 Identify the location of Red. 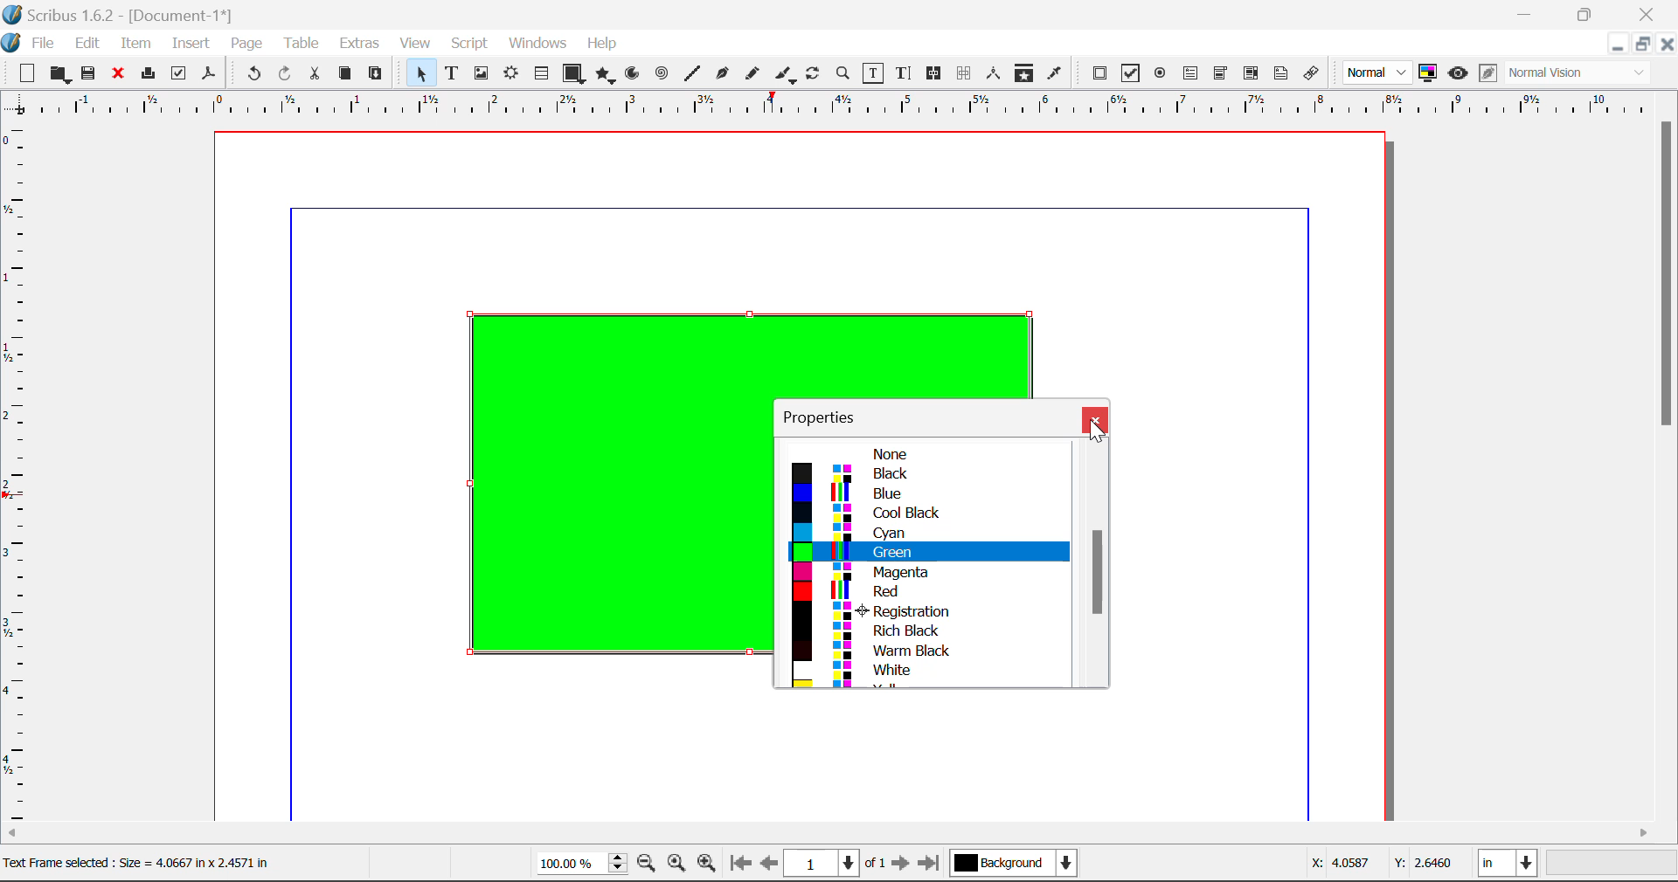
(926, 591).